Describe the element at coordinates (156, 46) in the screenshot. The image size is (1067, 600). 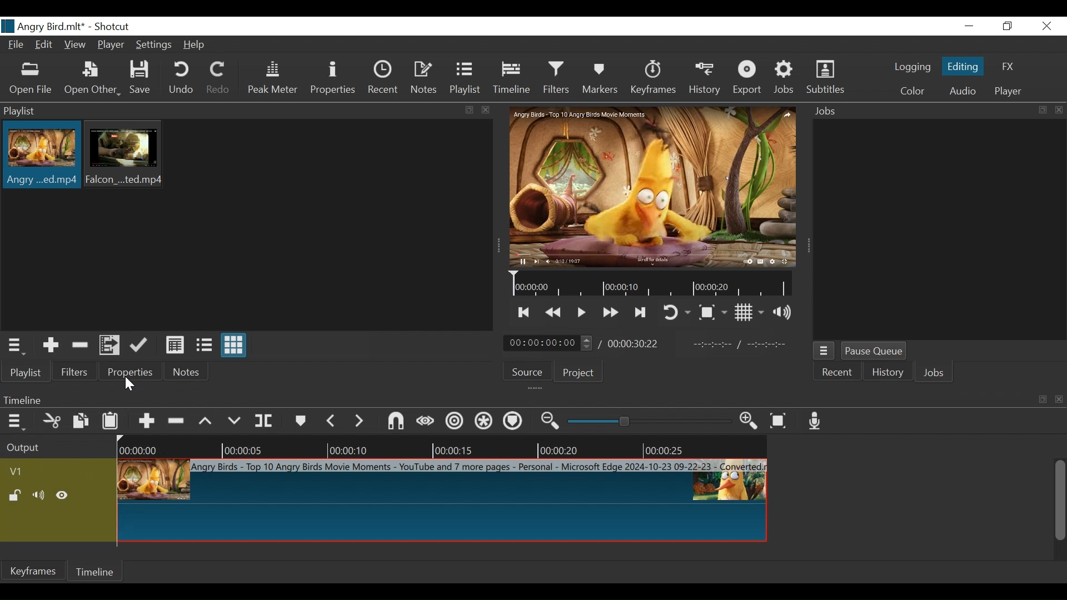
I see `Settings` at that location.